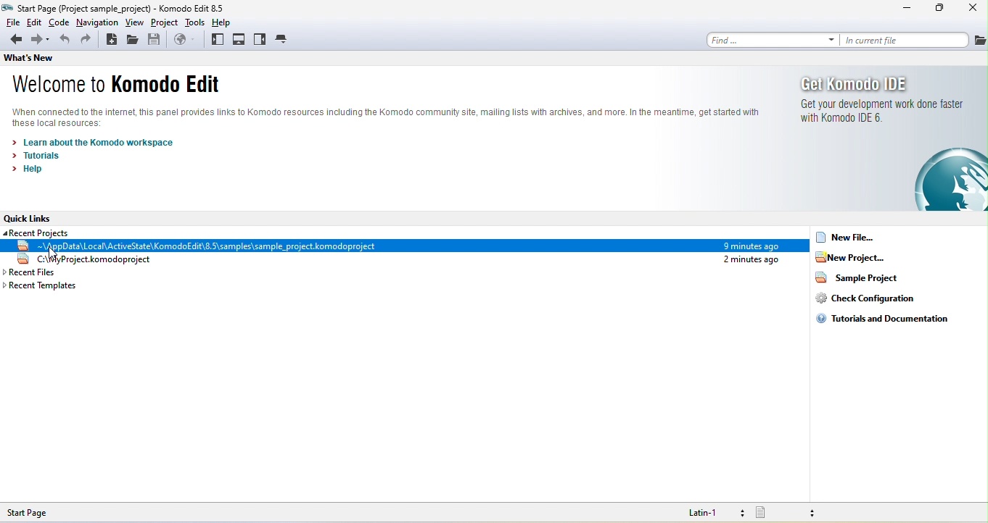  What do you see at coordinates (114, 8) in the screenshot?
I see `title` at bounding box center [114, 8].